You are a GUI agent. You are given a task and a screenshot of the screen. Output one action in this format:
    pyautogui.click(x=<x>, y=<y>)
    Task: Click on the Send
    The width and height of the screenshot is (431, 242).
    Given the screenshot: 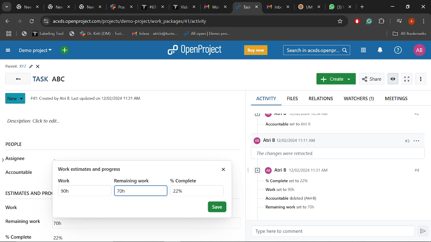 What is the action you would take?
    pyautogui.click(x=424, y=232)
    